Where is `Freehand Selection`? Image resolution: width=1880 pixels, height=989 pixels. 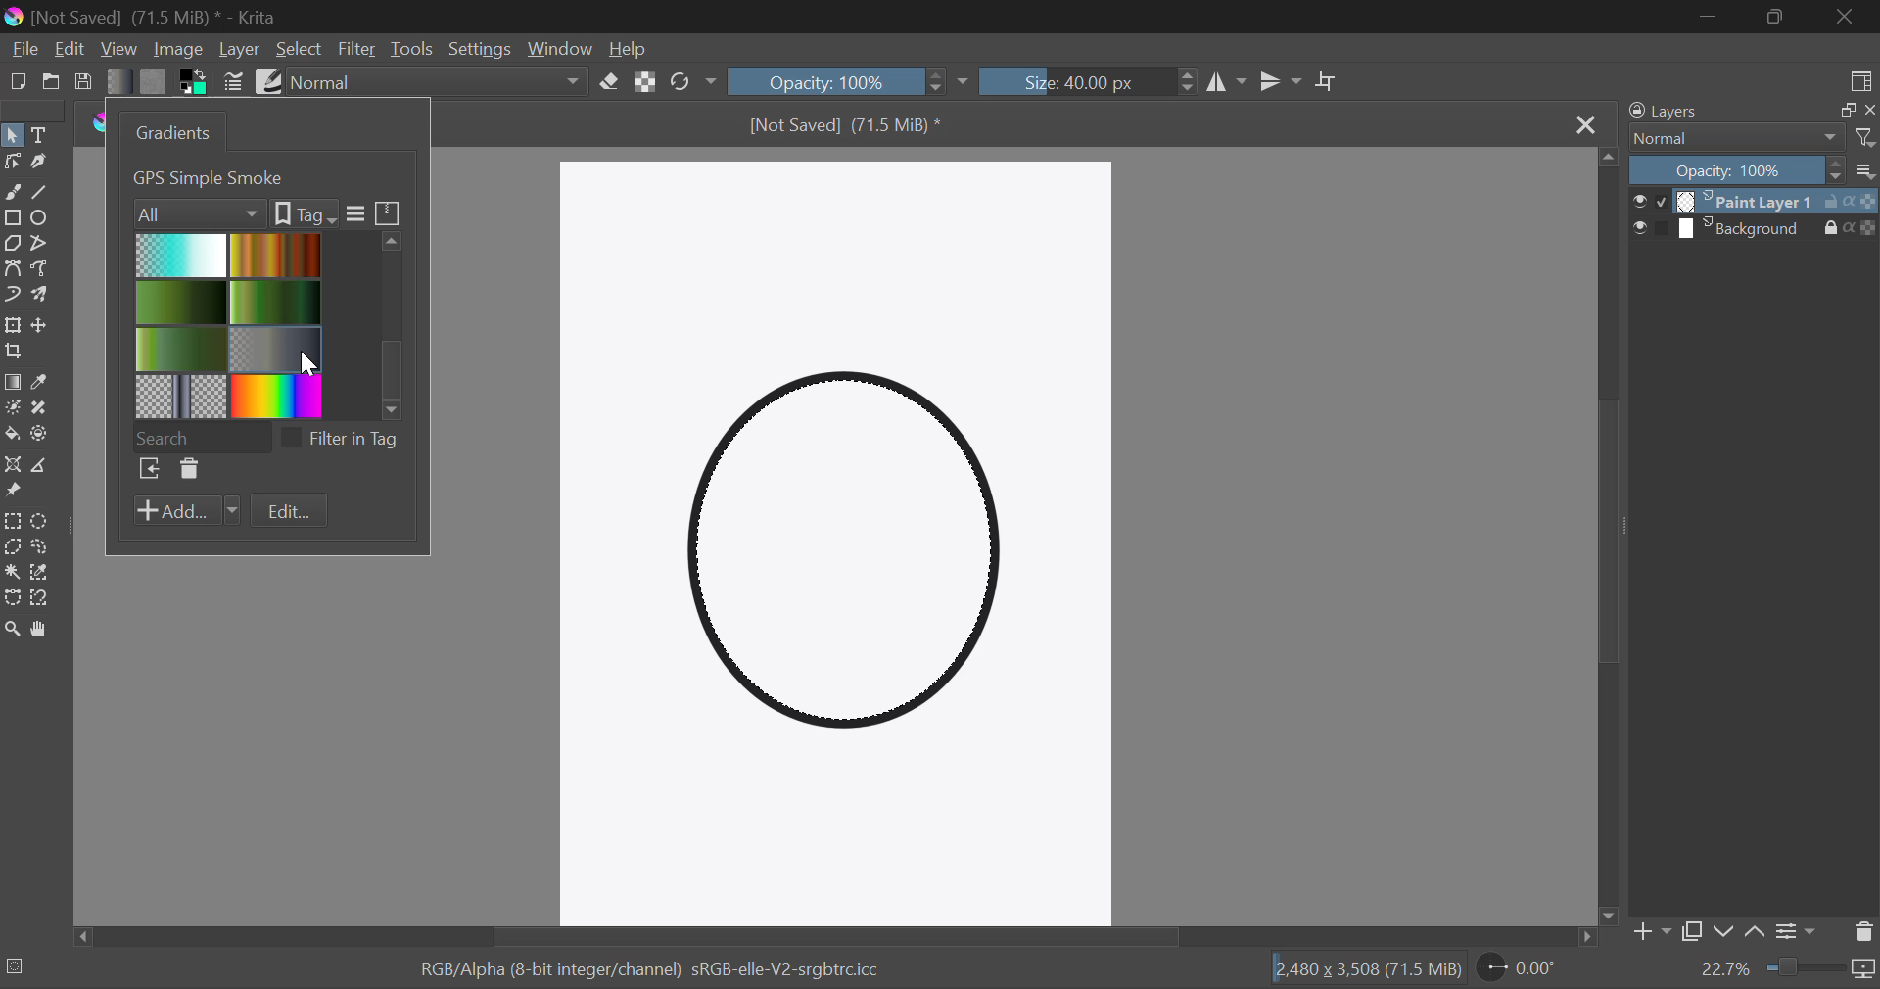 Freehand Selection is located at coordinates (45, 545).